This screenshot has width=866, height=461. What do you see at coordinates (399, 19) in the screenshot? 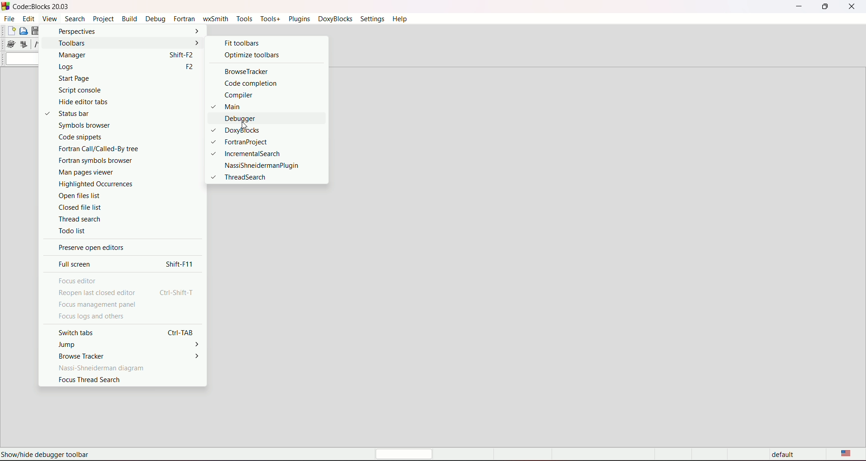
I see `help` at bounding box center [399, 19].